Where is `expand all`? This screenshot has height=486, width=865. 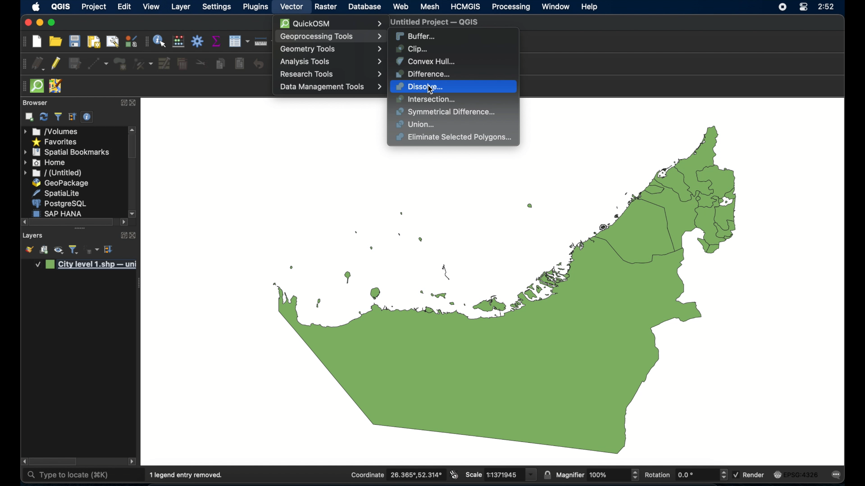
expand all is located at coordinates (109, 249).